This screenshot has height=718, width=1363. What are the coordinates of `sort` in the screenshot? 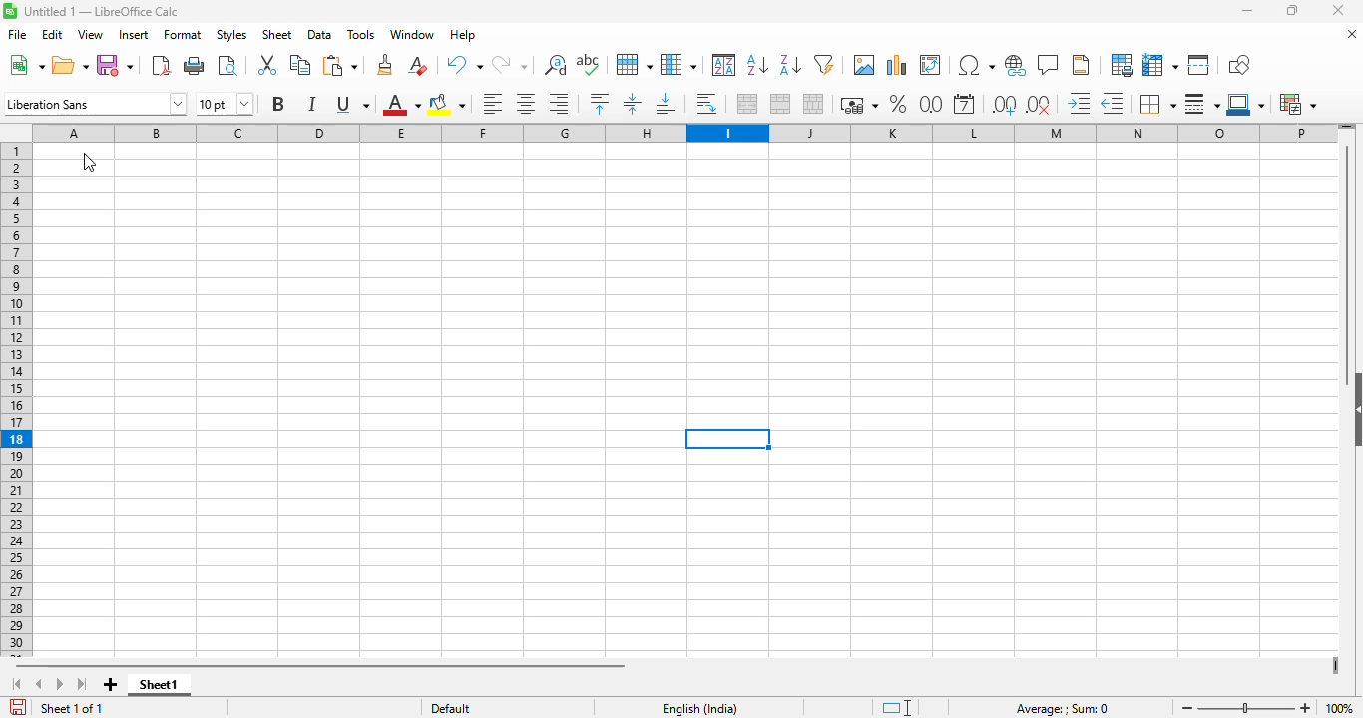 It's located at (725, 65).